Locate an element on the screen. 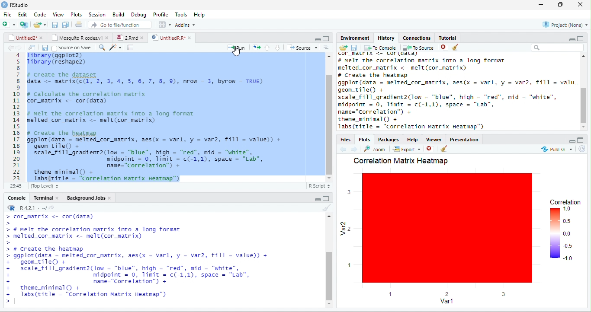 Image resolution: width=591 pixels, height=312 pixels. files is located at coordinates (30, 47).